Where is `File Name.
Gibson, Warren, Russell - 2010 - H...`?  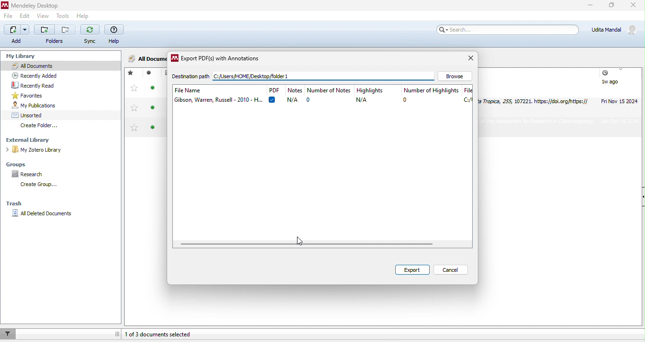
File Name.
Gibson, Warren, Russell - 2010 - H... is located at coordinates (218, 94).